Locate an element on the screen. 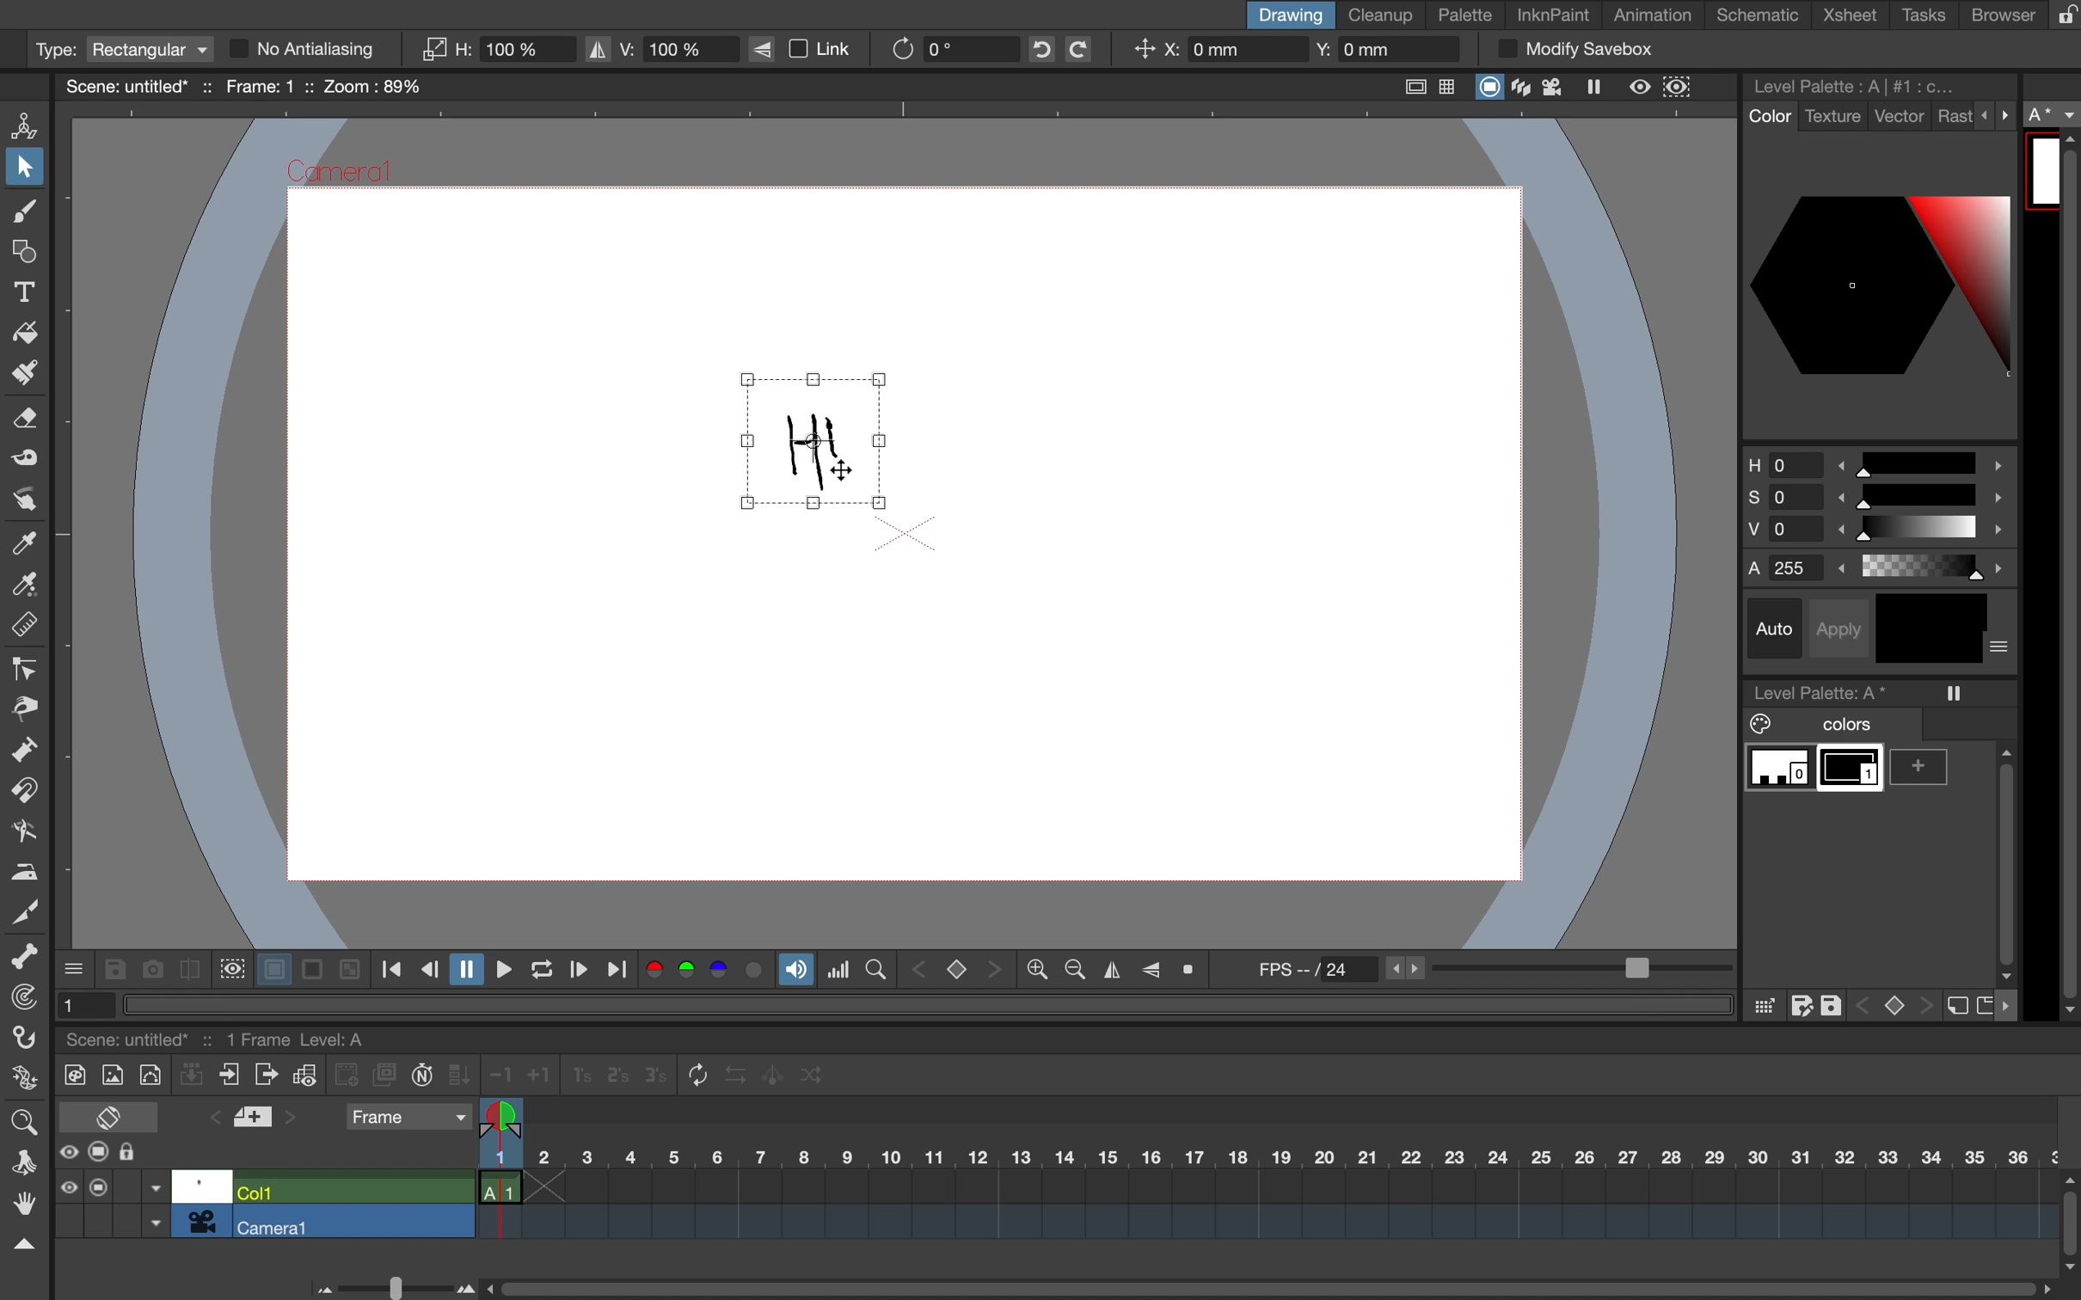 This screenshot has width=2081, height=1300. animation is located at coordinates (1660, 16).